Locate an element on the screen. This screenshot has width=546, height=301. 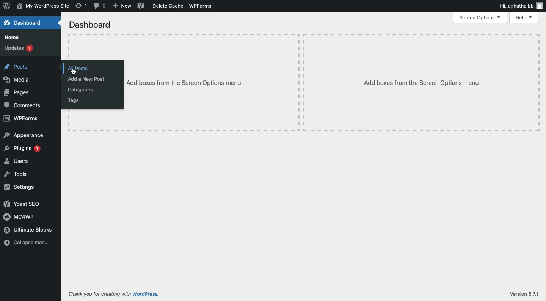
Updates is located at coordinates (19, 47).